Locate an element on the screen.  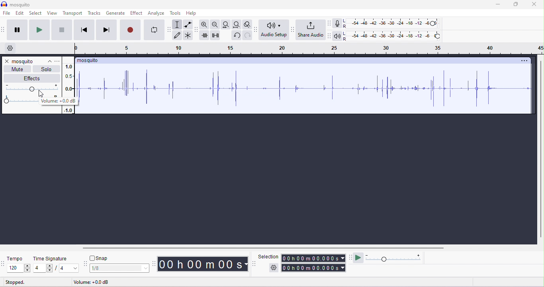
amplitude is located at coordinates (68, 110).